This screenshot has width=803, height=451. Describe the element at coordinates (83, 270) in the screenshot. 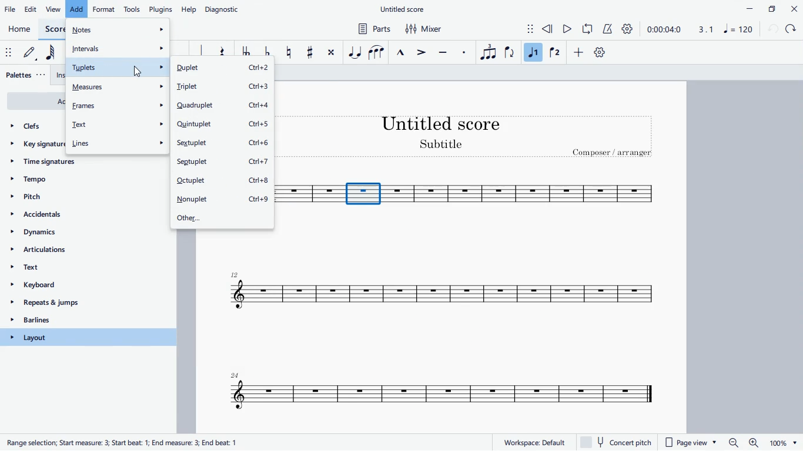

I see `text` at that location.